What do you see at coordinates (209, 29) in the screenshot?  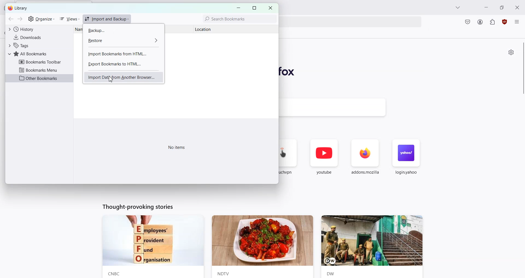 I see `Location` at bounding box center [209, 29].